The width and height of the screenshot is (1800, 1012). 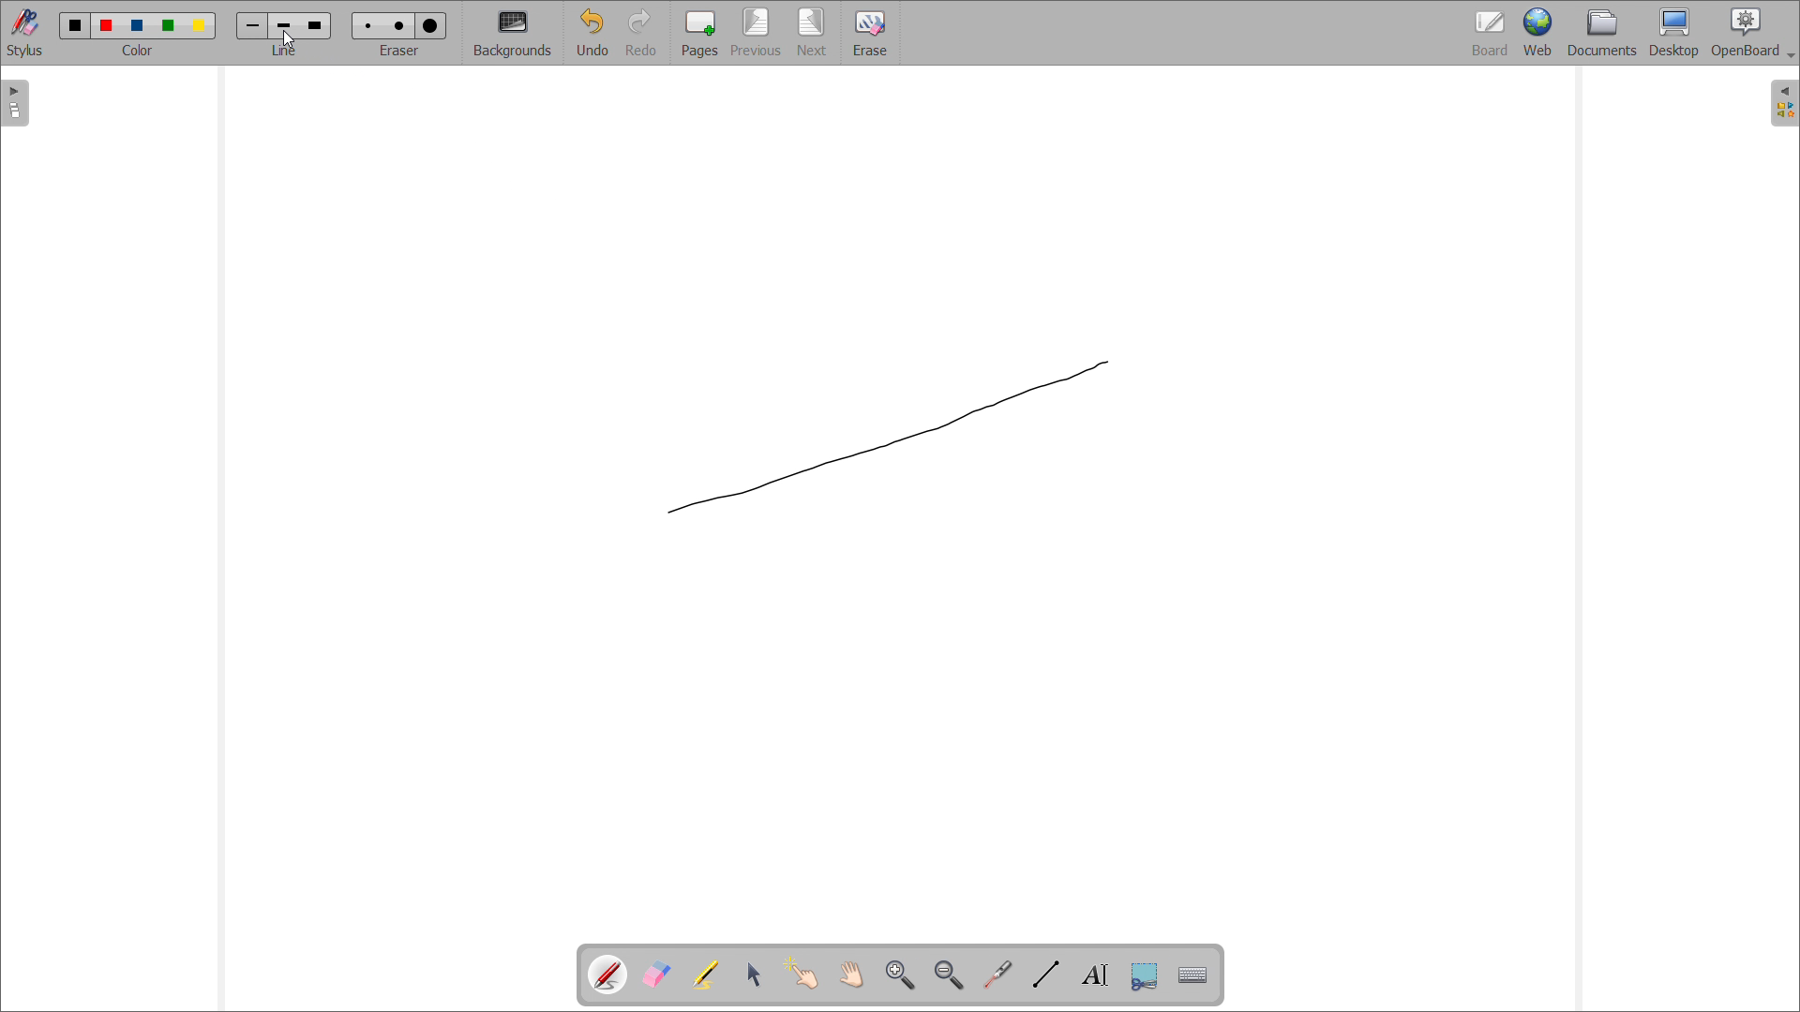 What do you see at coordinates (999, 973) in the screenshot?
I see `virtual laser pointer` at bounding box center [999, 973].